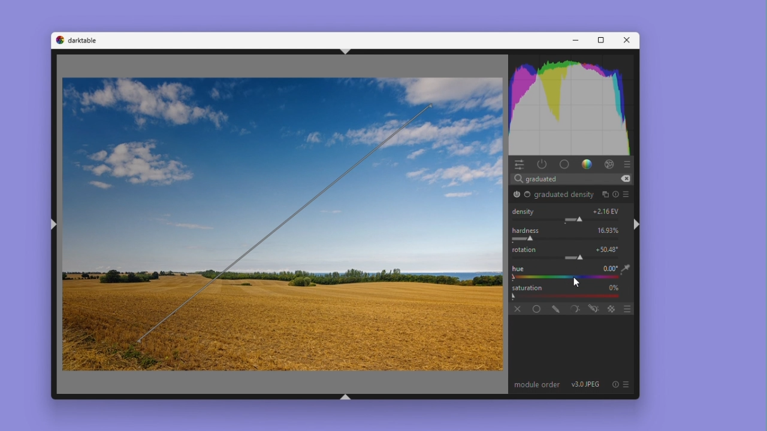 This screenshot has width=767, height=431. What do you see at coordinates (625, 40) in the screenshot?
I see `Close` at bounding box center [625, 40].